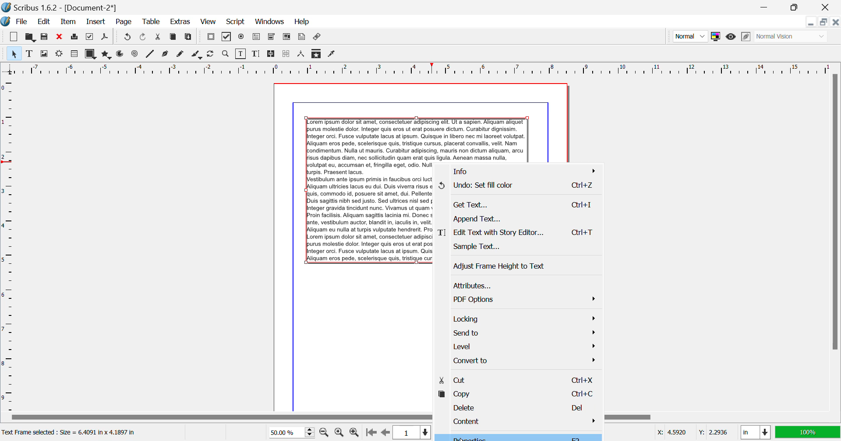 The height and width of the screenshot is (441, 841). Describe the element at coordinates (74, 54) in the screenshot. I see `Render Frame` at that location.